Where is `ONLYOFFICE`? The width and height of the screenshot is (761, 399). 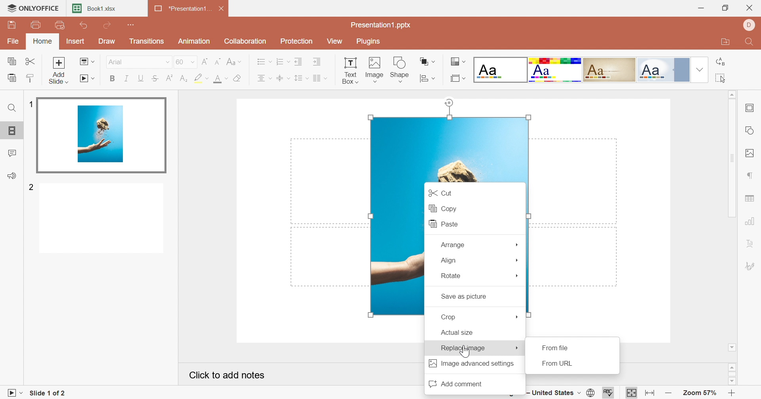
ONLYOFFICE is located at coordinates (33, 9).